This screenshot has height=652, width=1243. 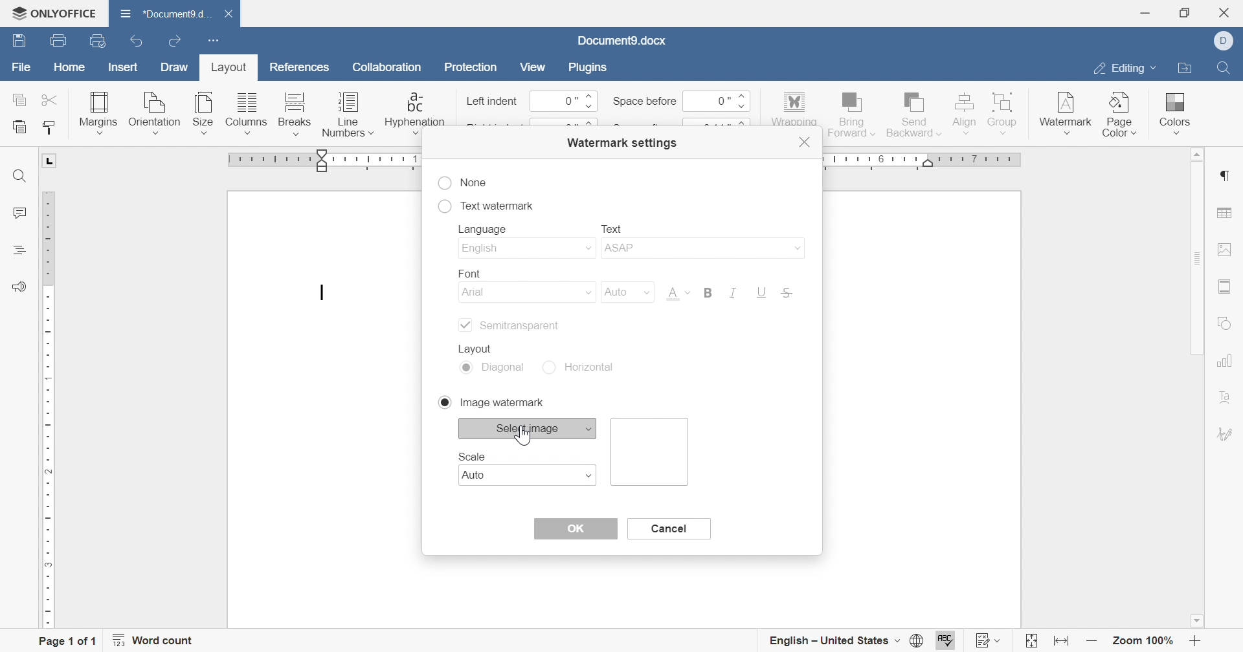 I want to click on breaks, so click(x=292, y=114).